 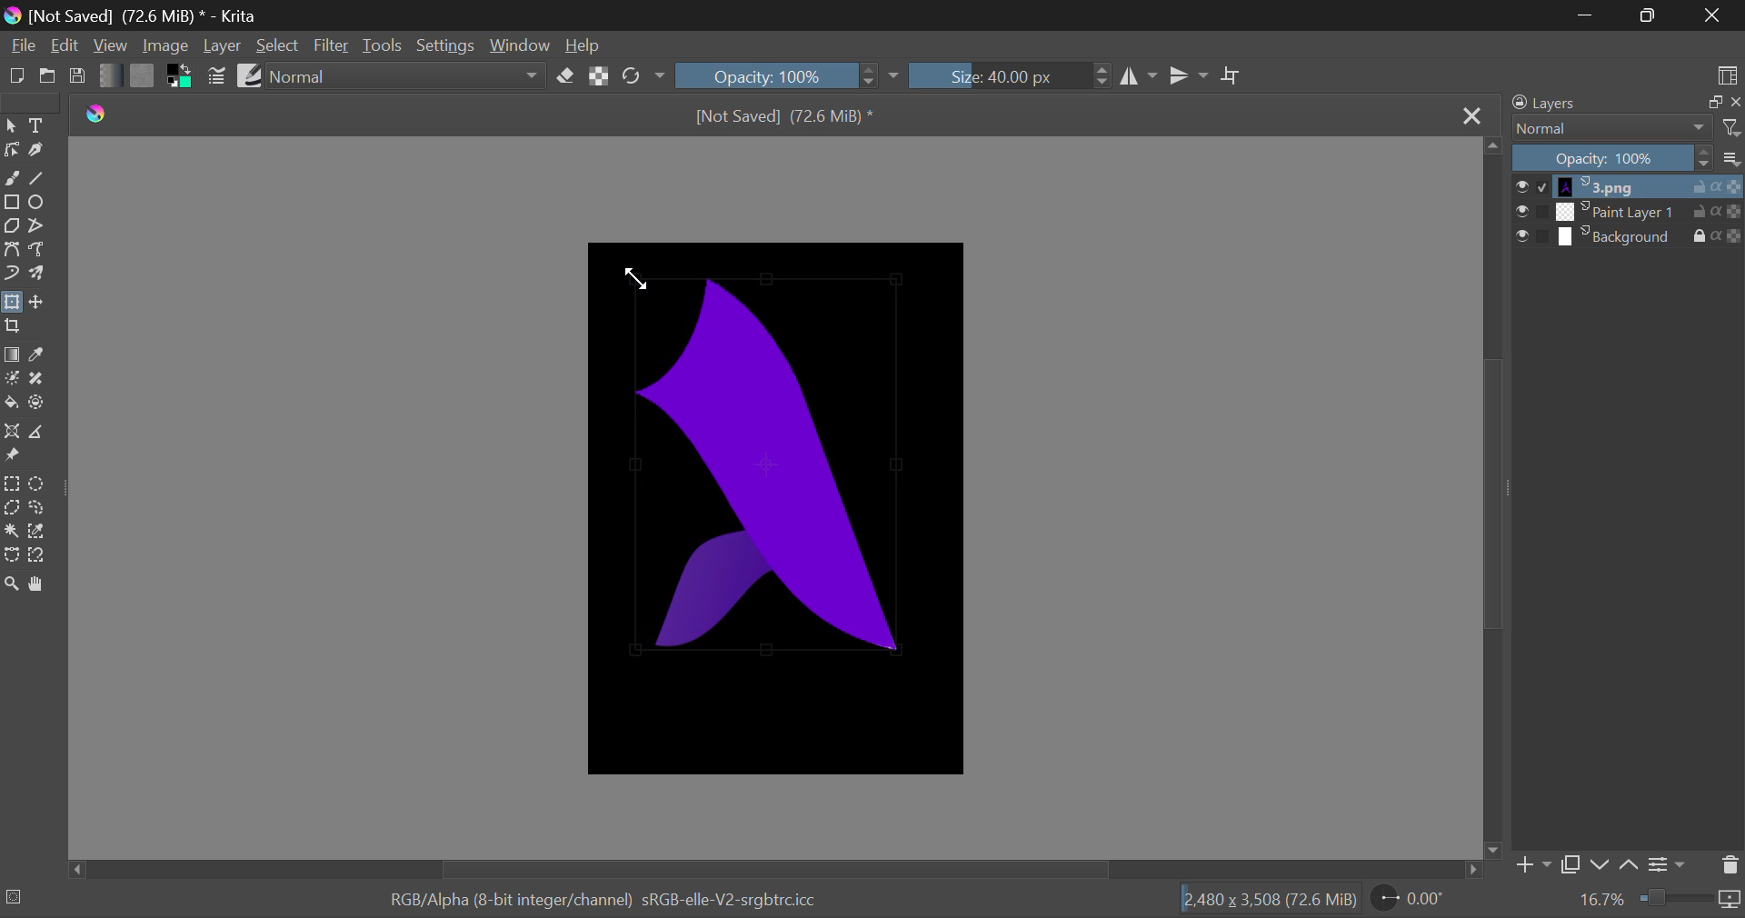 What do you see at coordinates (40, 155) in the screenshot?
I see `Calligraphic Tool` at bounding box center [40, 155].